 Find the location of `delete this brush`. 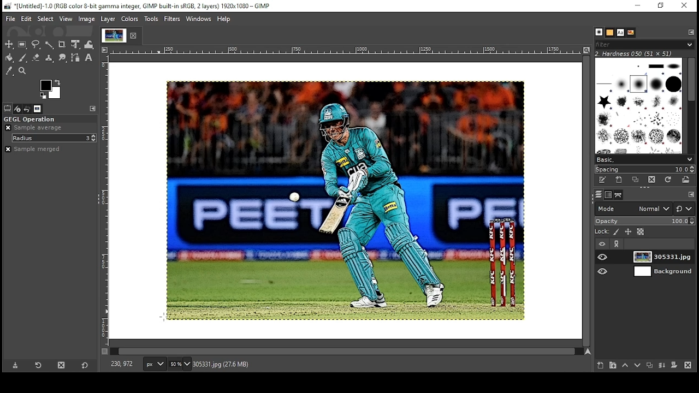

delete this brush is located at coordinates (652, 179).